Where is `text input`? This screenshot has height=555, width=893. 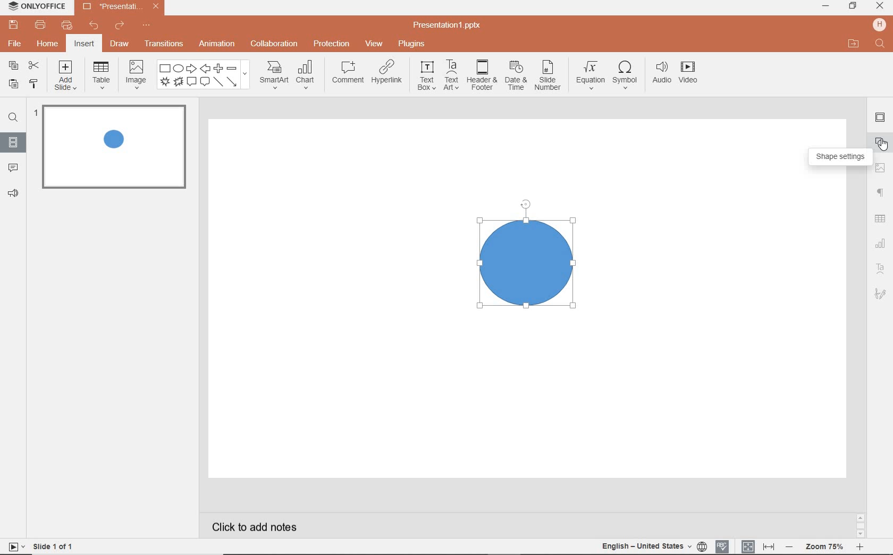
text input is located at coordinates (880, 45).